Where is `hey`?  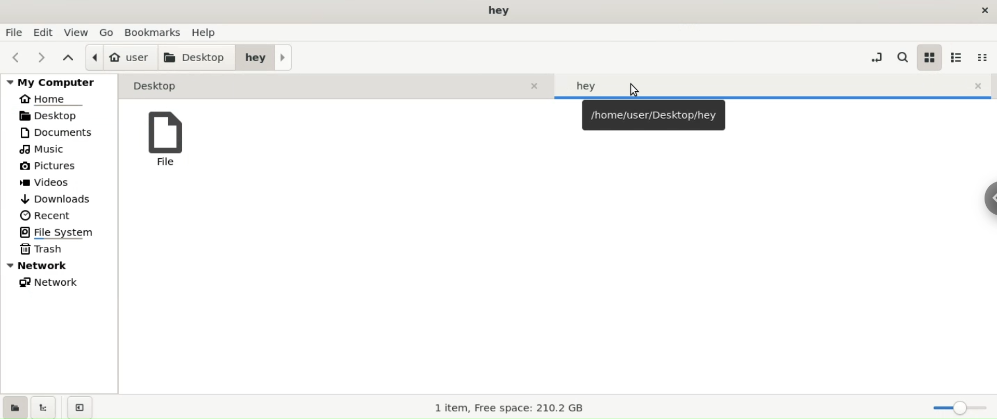 hey is located at coordinates (265, 57).